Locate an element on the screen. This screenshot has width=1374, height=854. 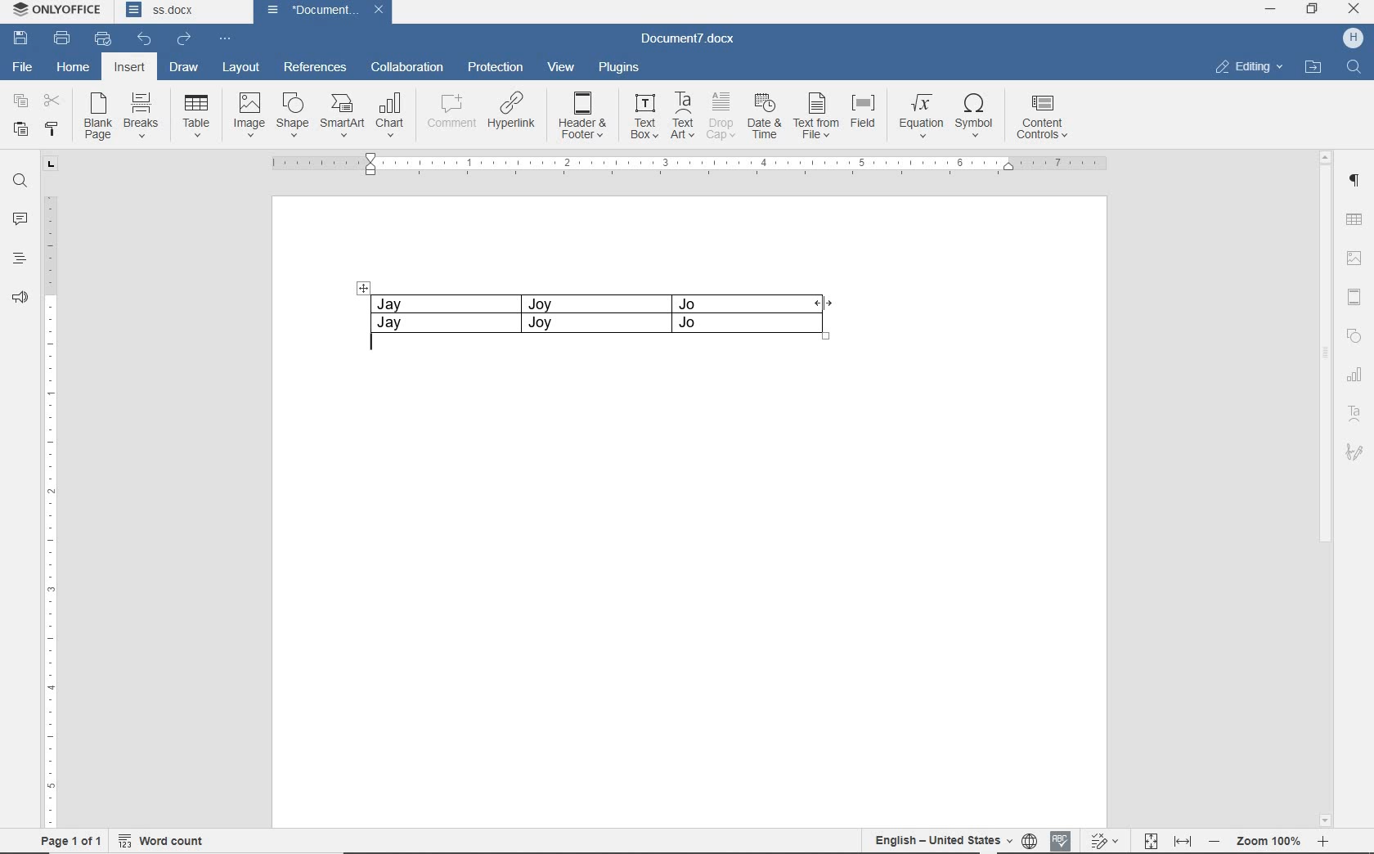
SMARTART is located at coordinates (341, 116).